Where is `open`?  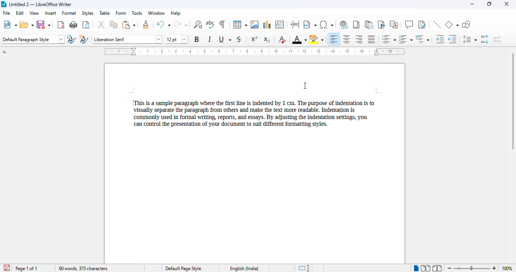 open is located at coordinates (27, 25).